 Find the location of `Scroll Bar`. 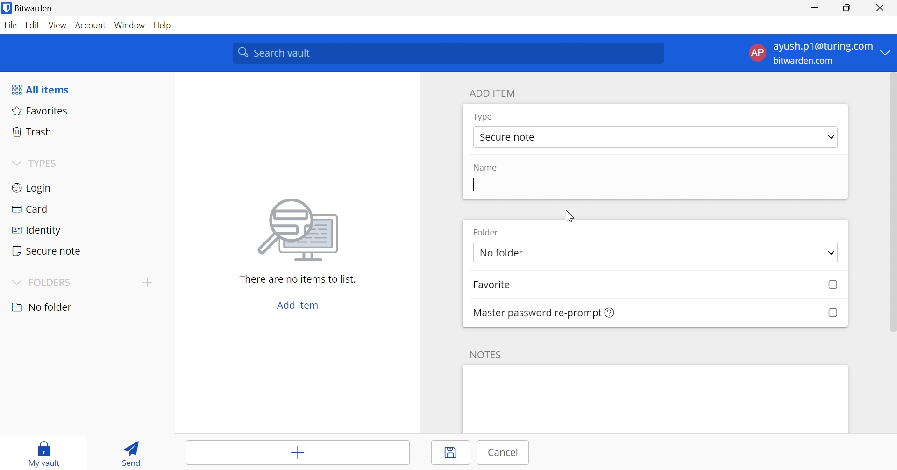

Scroll Bar is located at coordinates (891, 204).